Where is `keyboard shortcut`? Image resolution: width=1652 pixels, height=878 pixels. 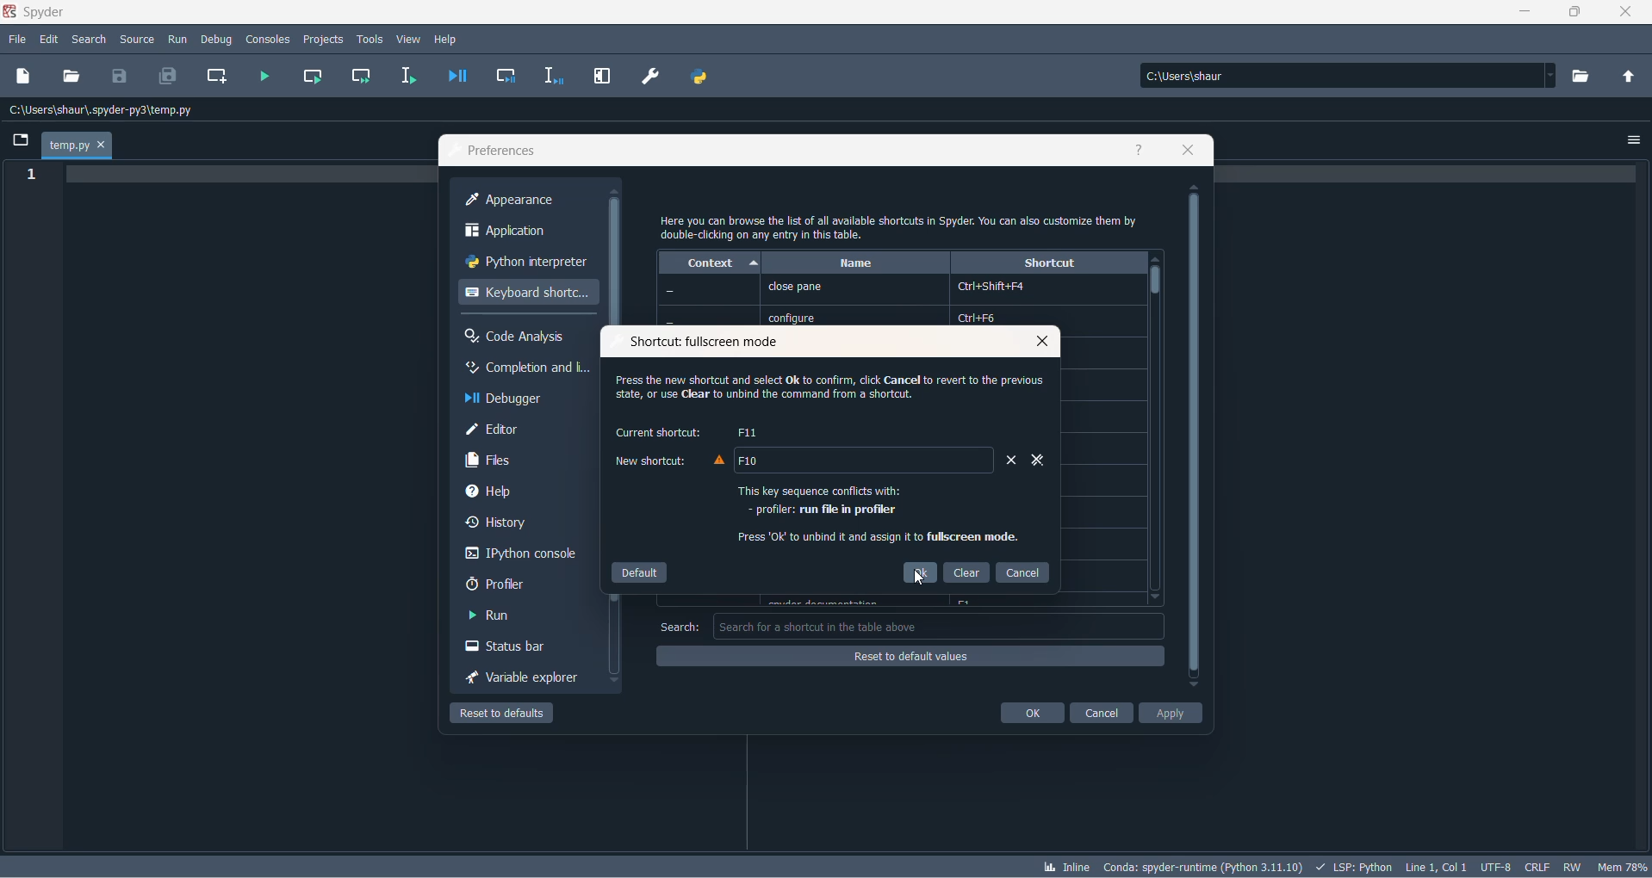 keyboard shortcut is located at coordinates (526, 294).